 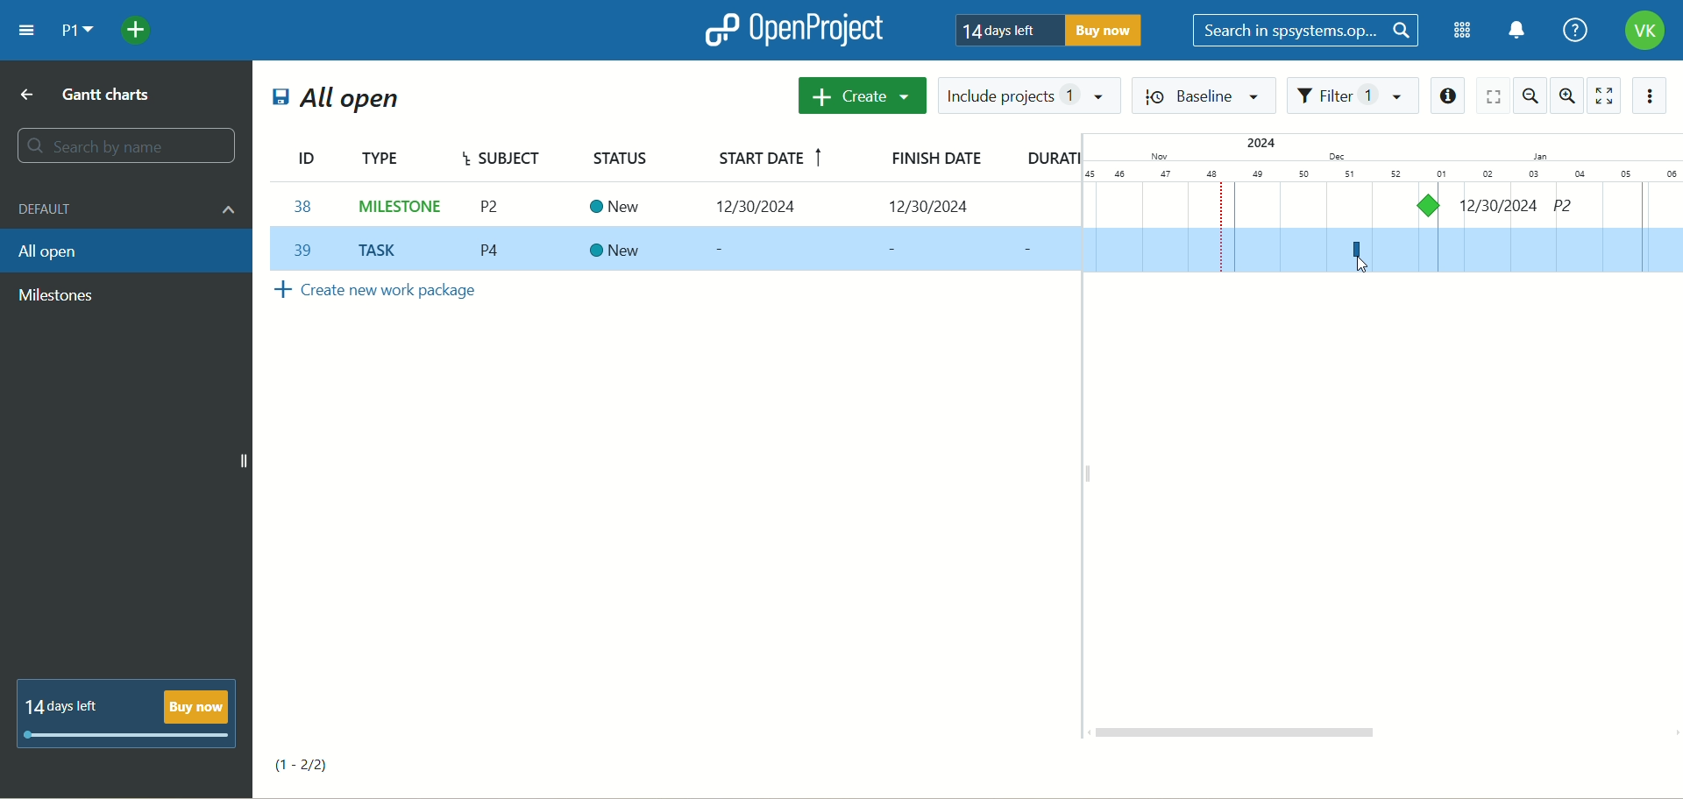 What do you see at coordinates (1449, 97) in the screenshot?
I see `information` at bounding box center [1449, 97].